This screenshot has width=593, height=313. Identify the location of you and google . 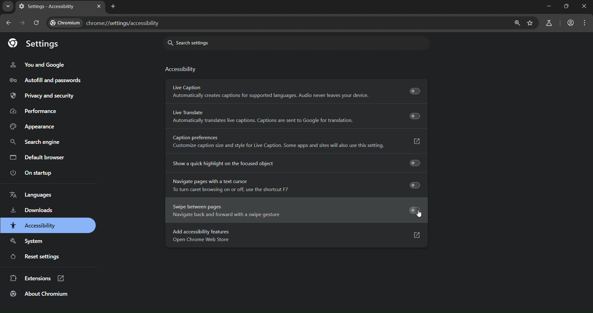
(40, 65).